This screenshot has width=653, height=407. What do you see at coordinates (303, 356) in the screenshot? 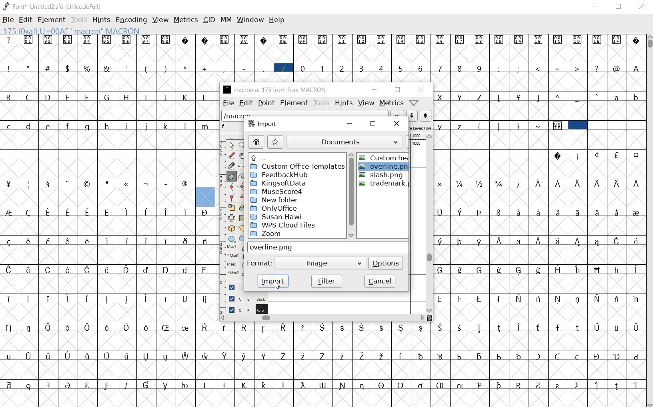
I see `Symbol` at bounding box center [303, 356].